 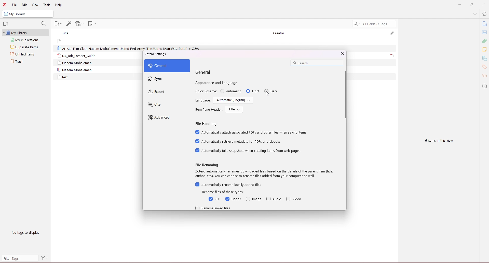 What do you see at coordinates (5, 5) in the screenshot?
I see `zotero` at bounding box center [5, 5].